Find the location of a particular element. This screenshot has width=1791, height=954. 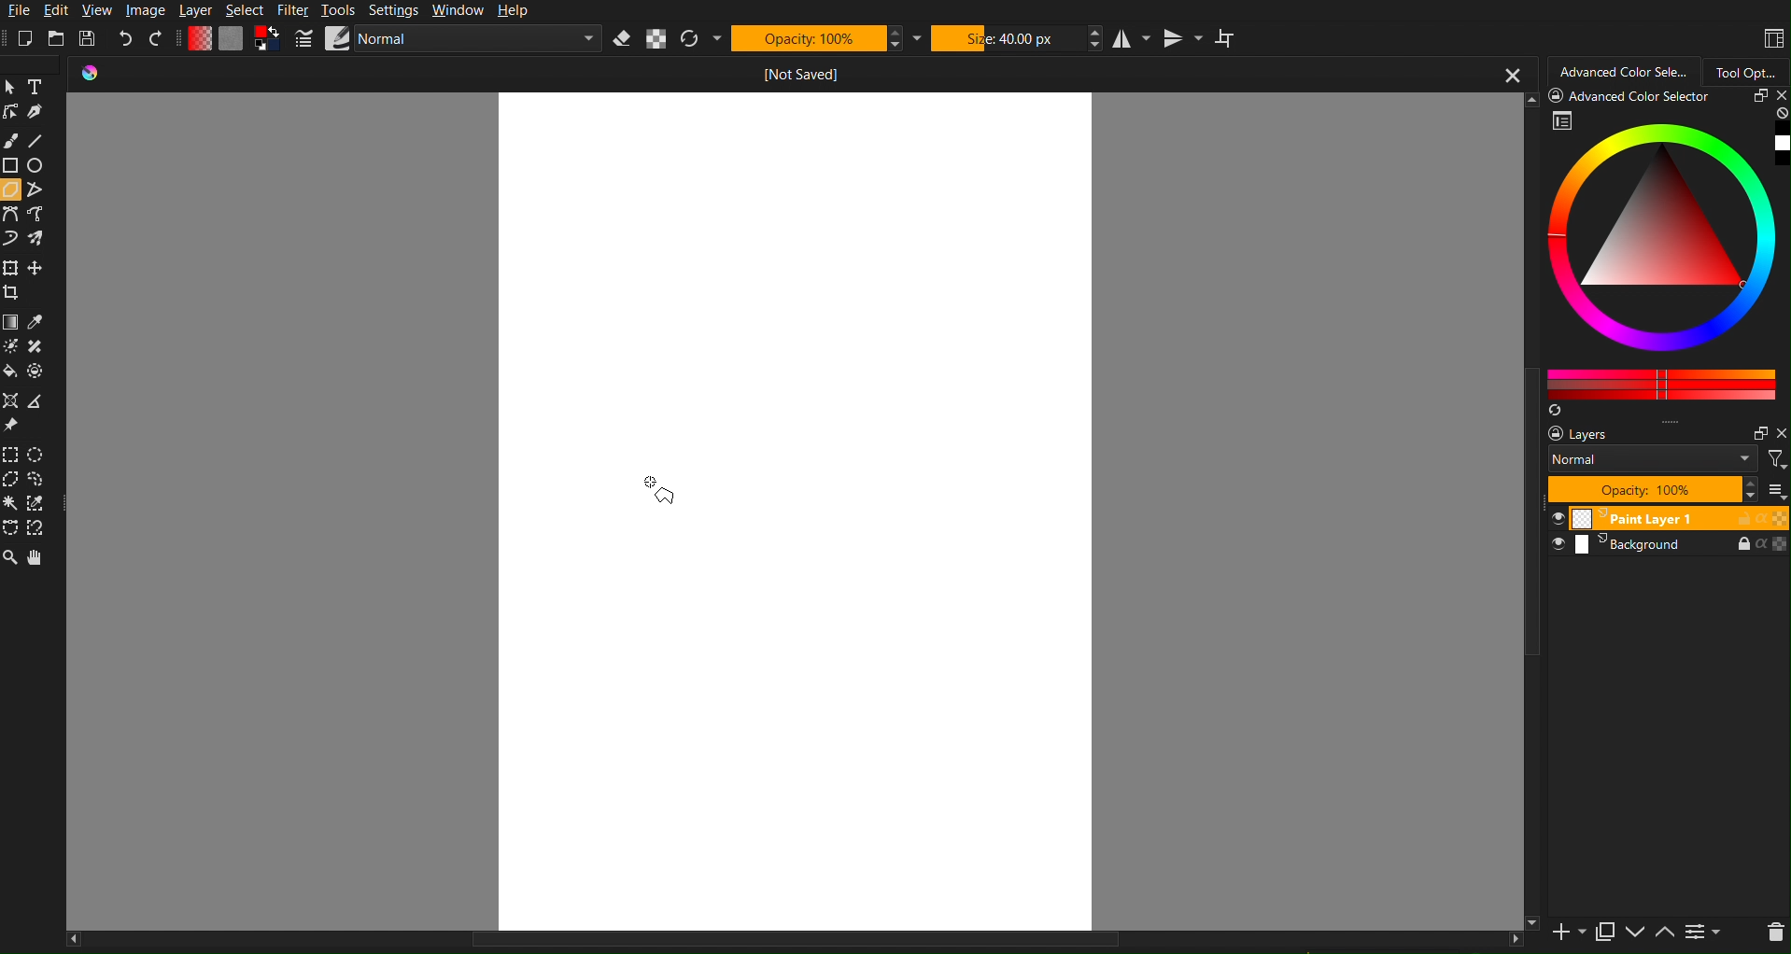

more is located at coordinates (1774, 490).